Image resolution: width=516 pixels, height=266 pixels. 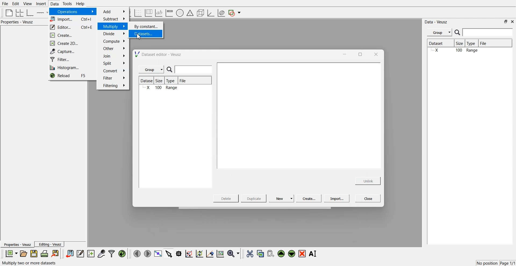 I want to click on edit and enter data points, so click(x=80, y=254).